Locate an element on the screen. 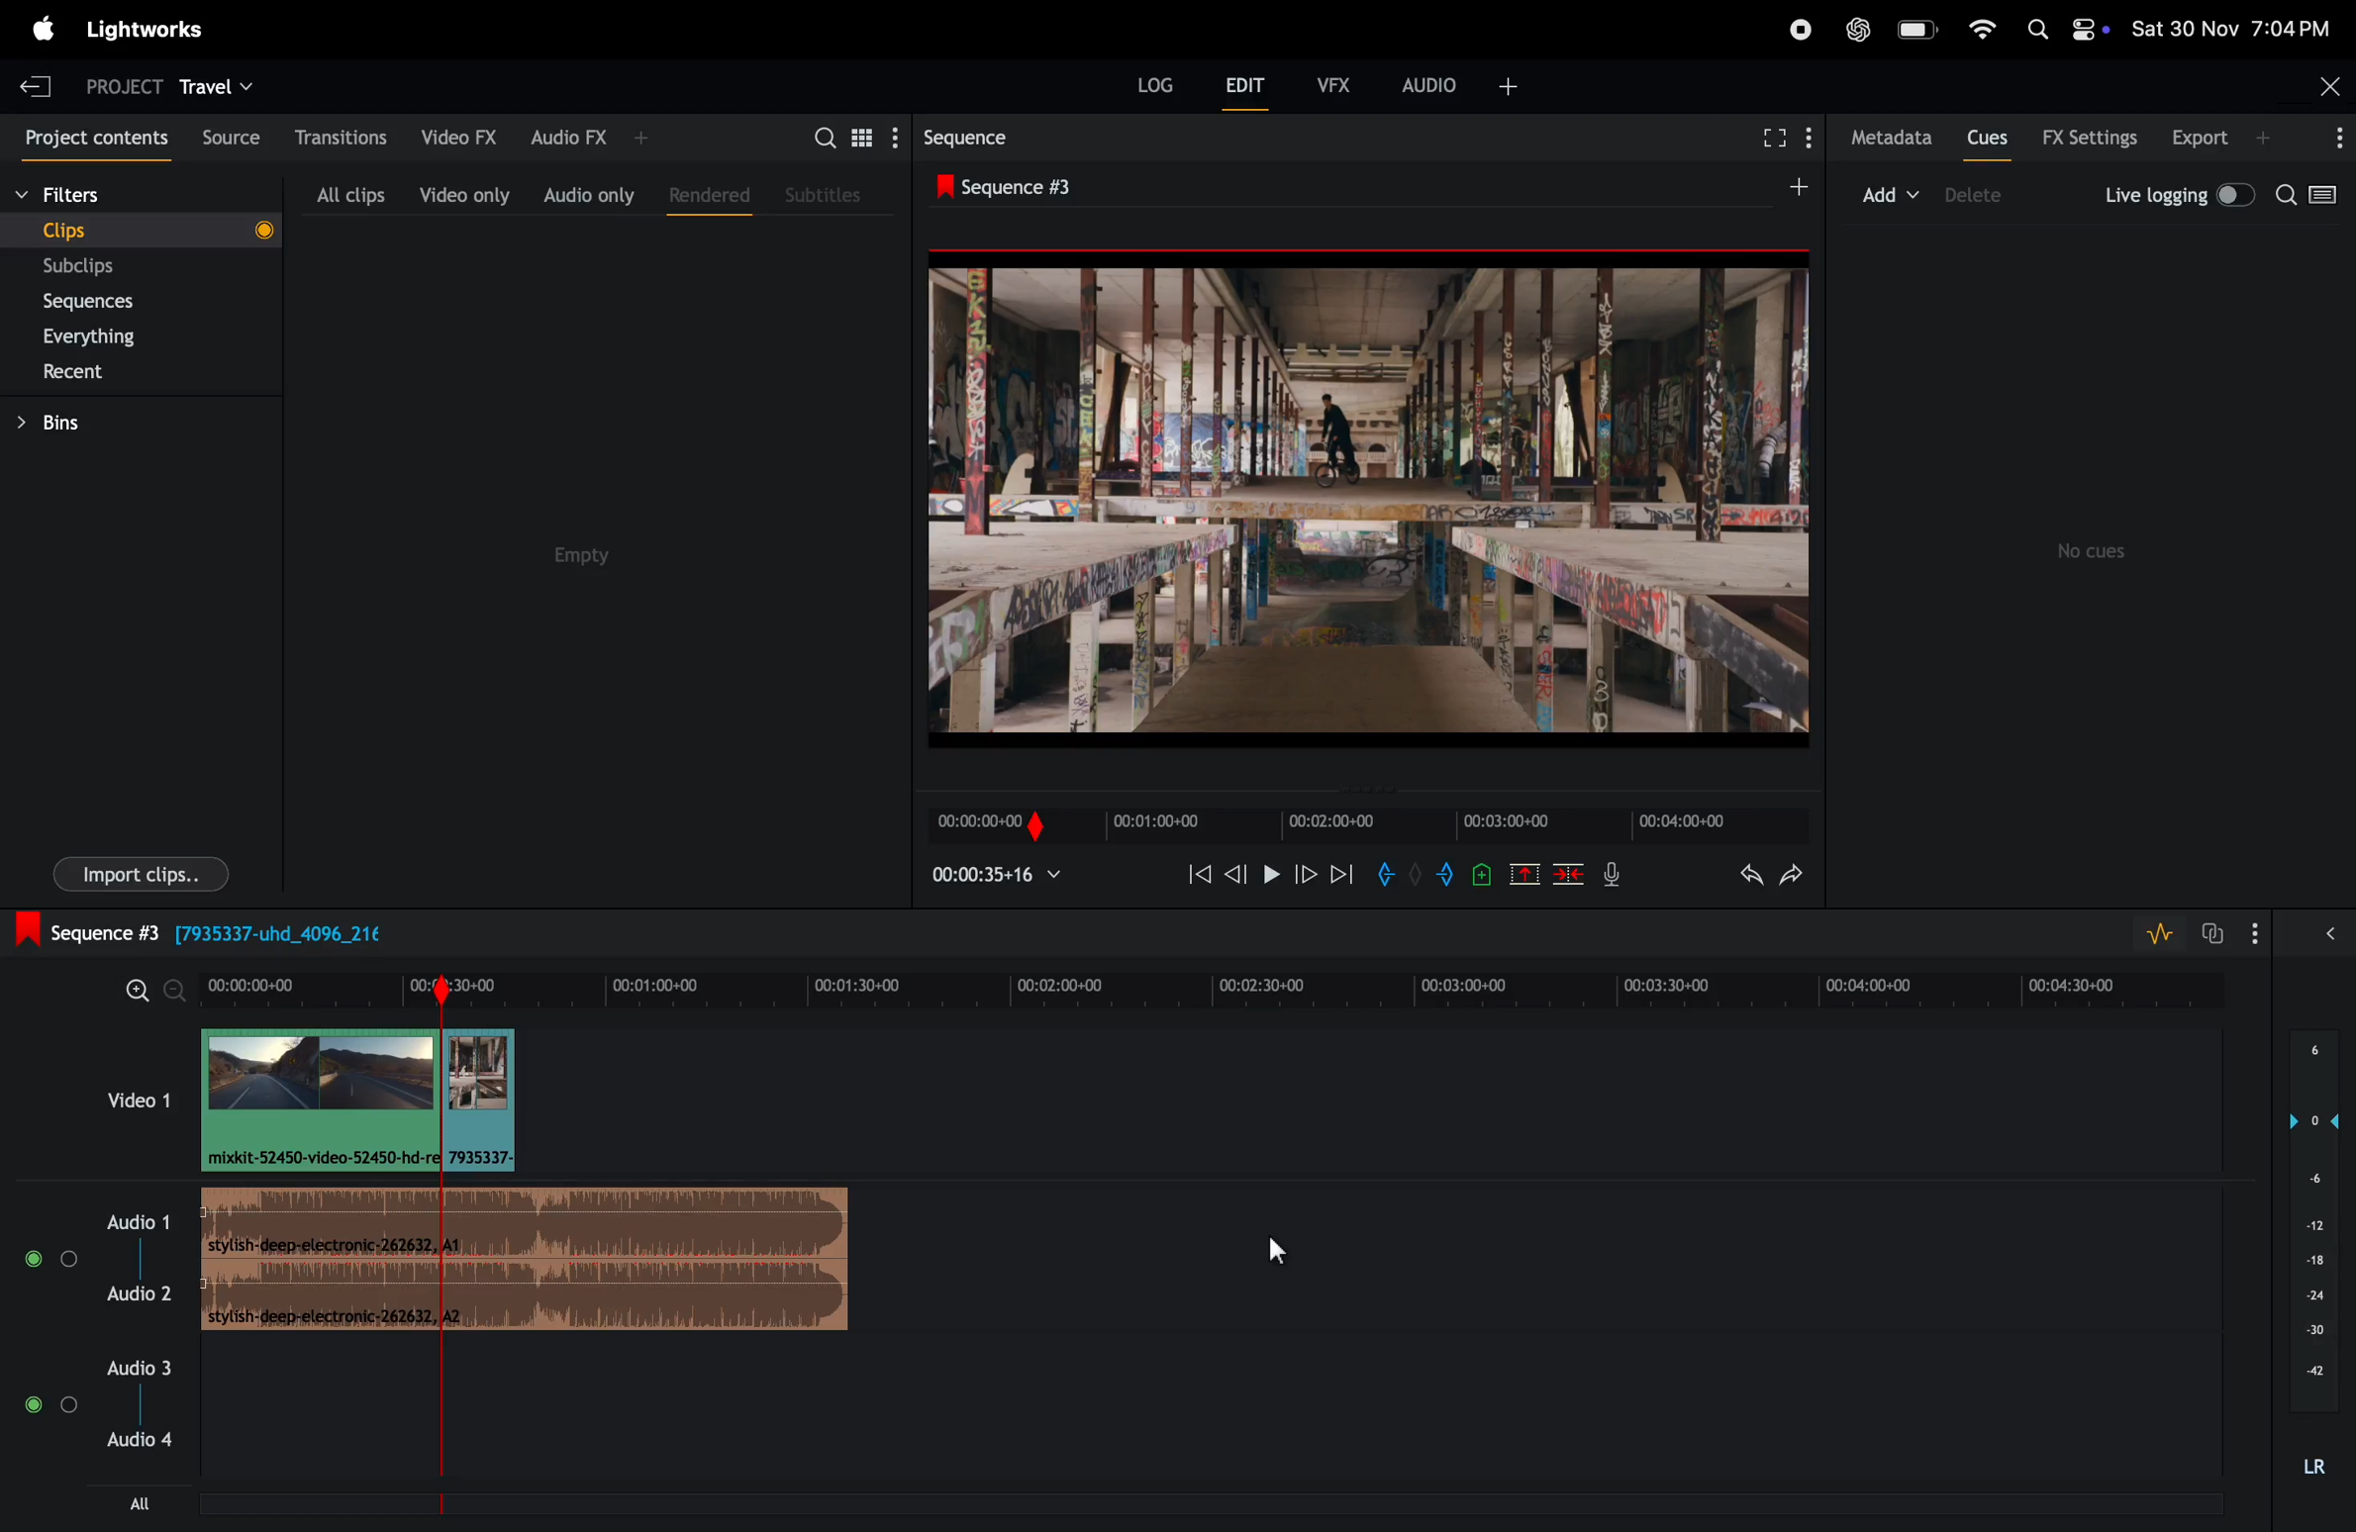 The image size is (2356, 1532). light works is located at coordinates (147, 34).